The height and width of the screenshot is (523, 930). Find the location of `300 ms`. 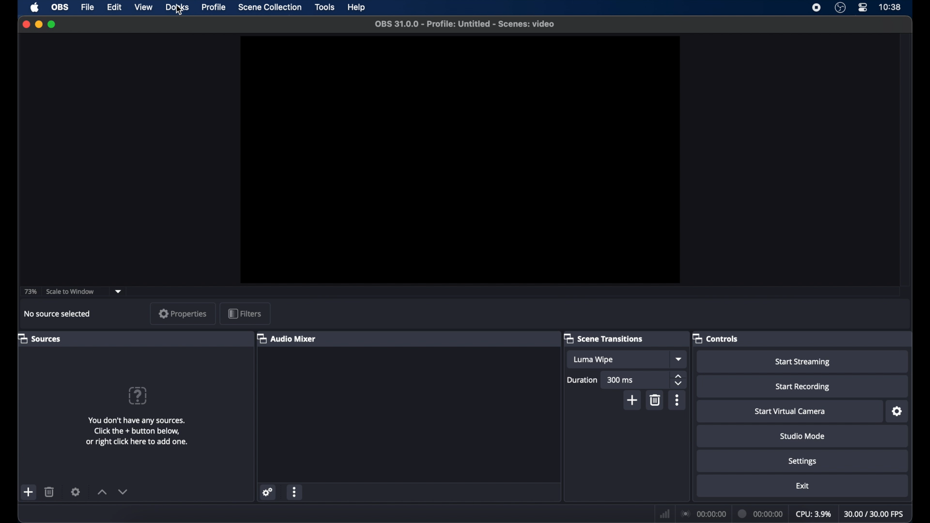

300 ms is located at coordinates (621, 380).